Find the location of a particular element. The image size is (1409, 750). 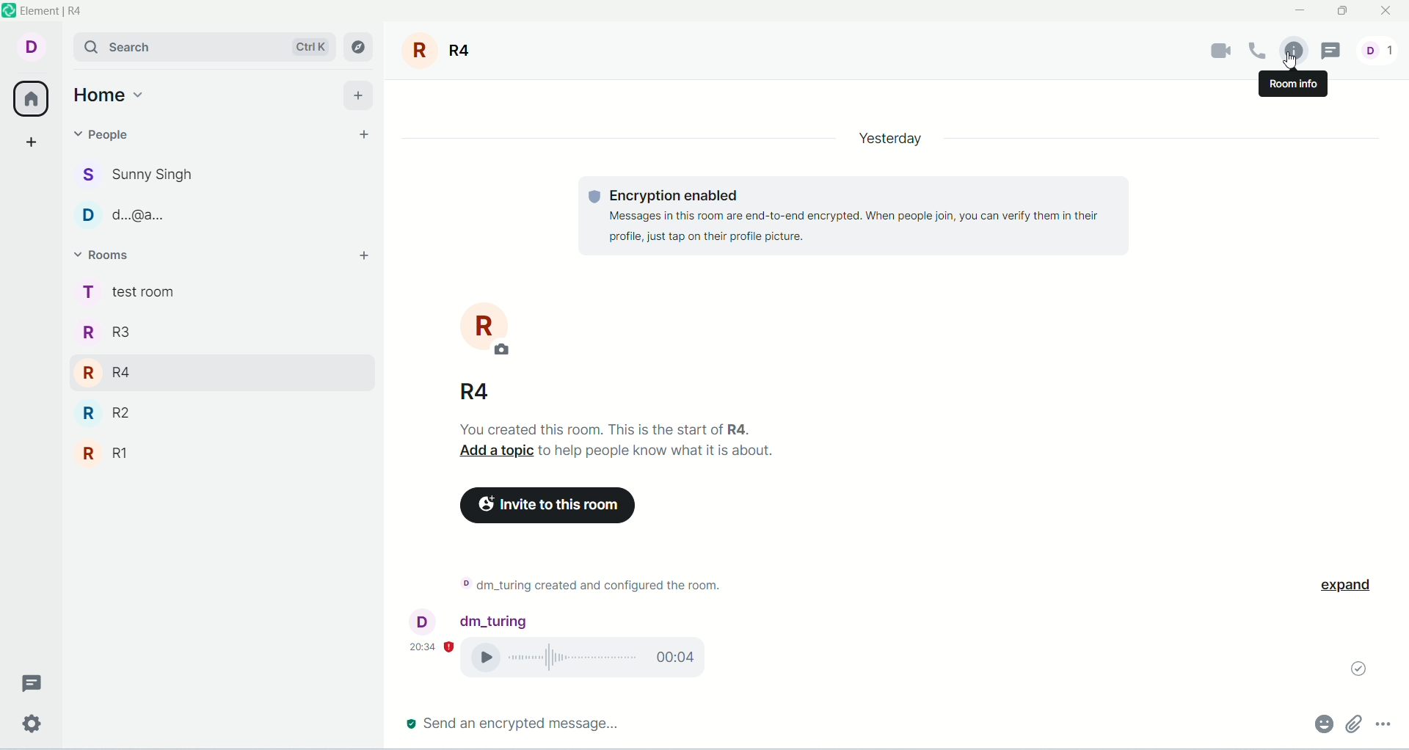

threads is located at coordinates (32, 683).